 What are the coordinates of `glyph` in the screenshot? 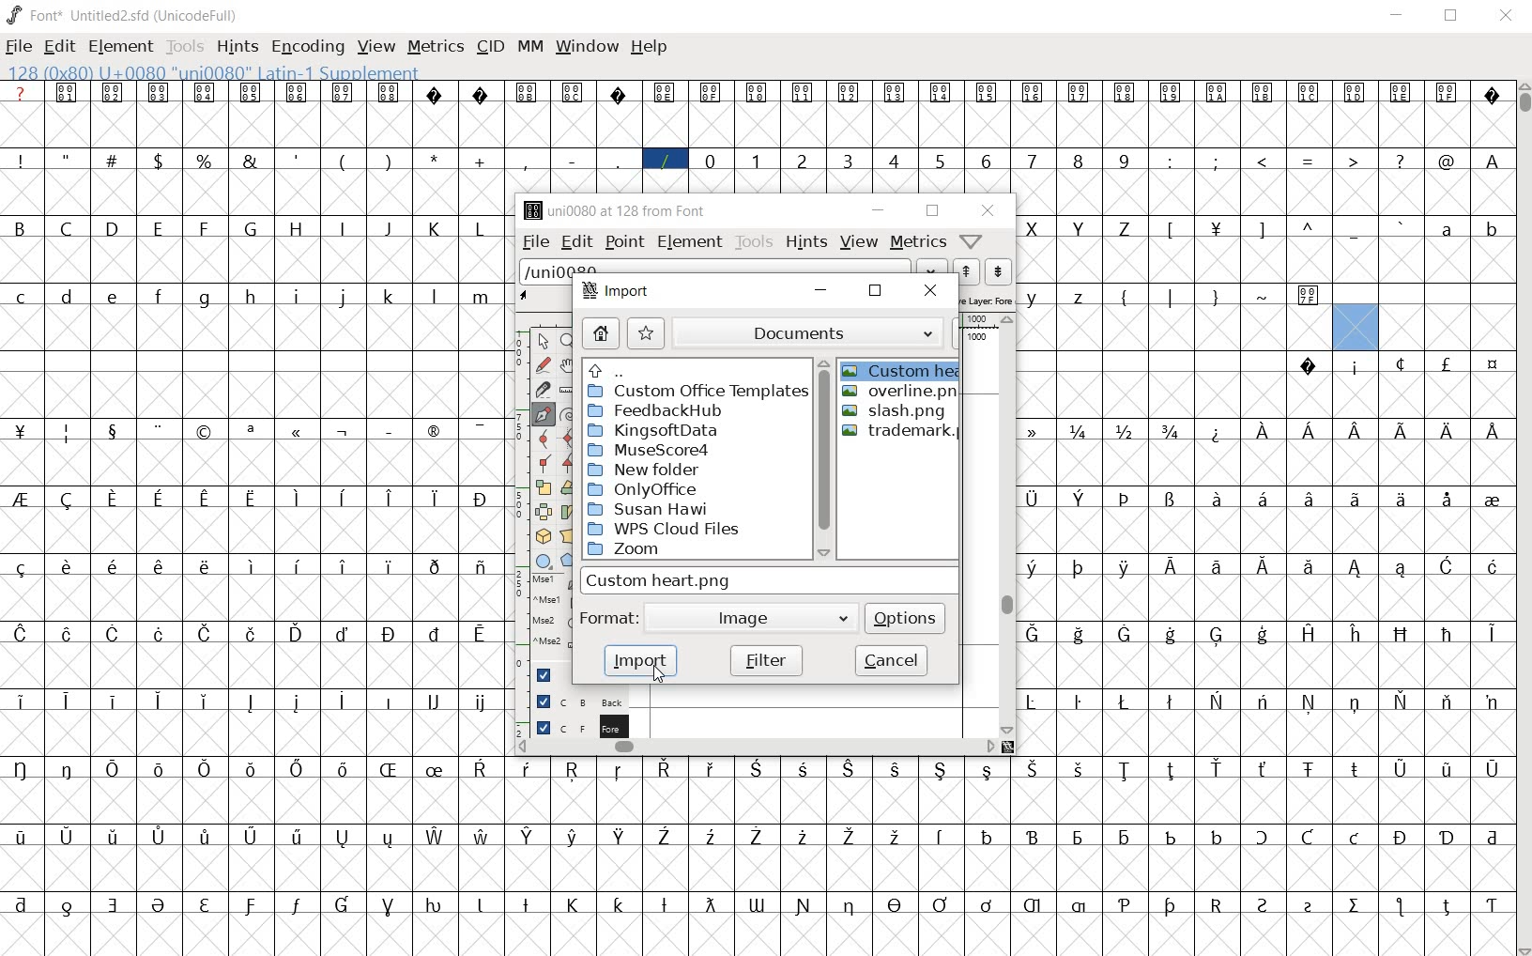 It's located at (1030, 568).